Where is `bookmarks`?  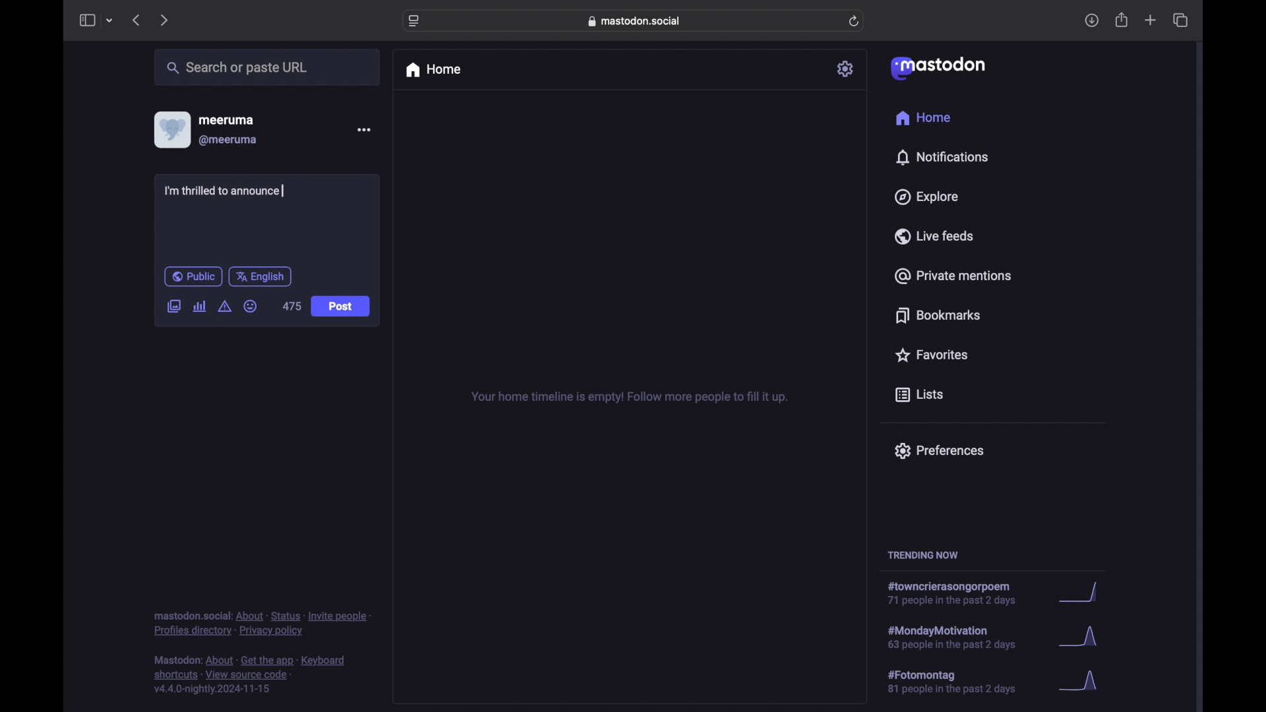
bookmarks is located at coordinates (940, 315).